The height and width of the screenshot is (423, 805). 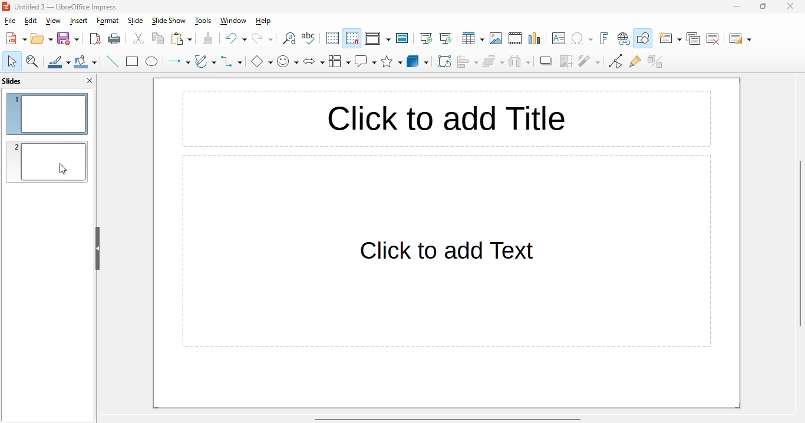 I want to click on insert fontwork text, so click(x=605, y=39).